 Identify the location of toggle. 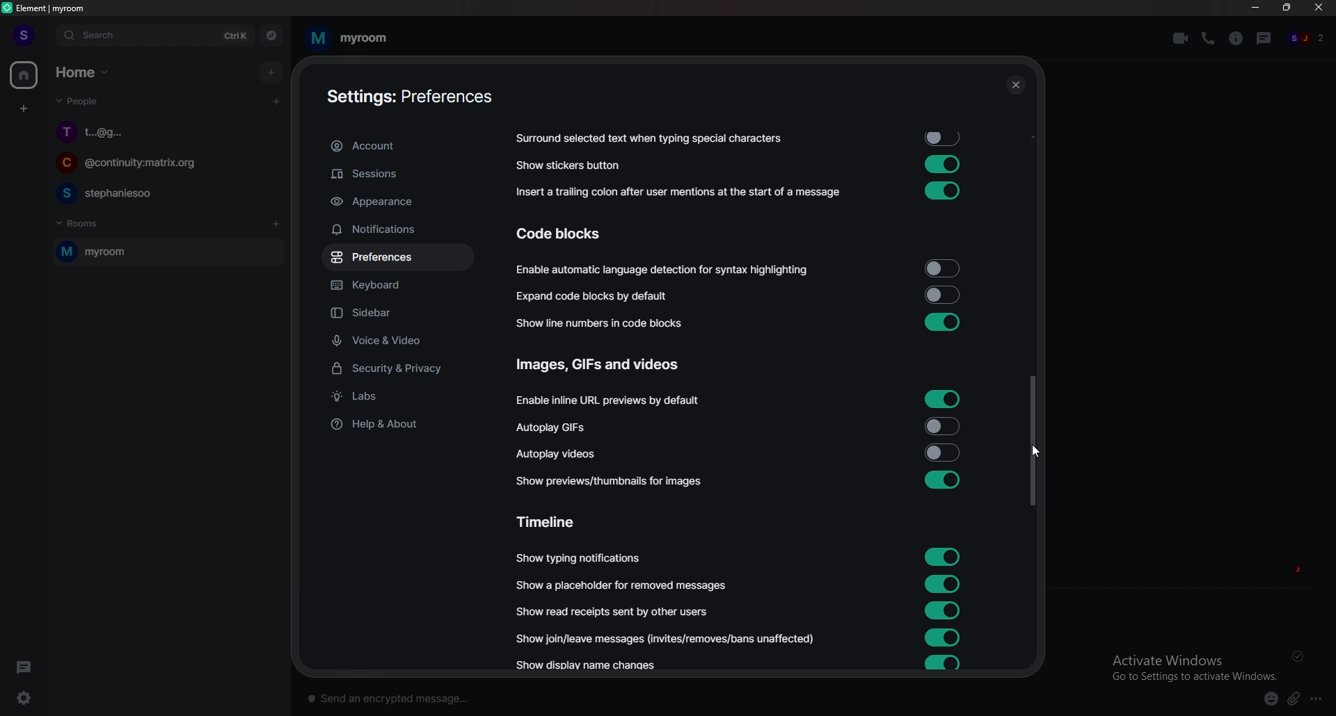
(939, 191).